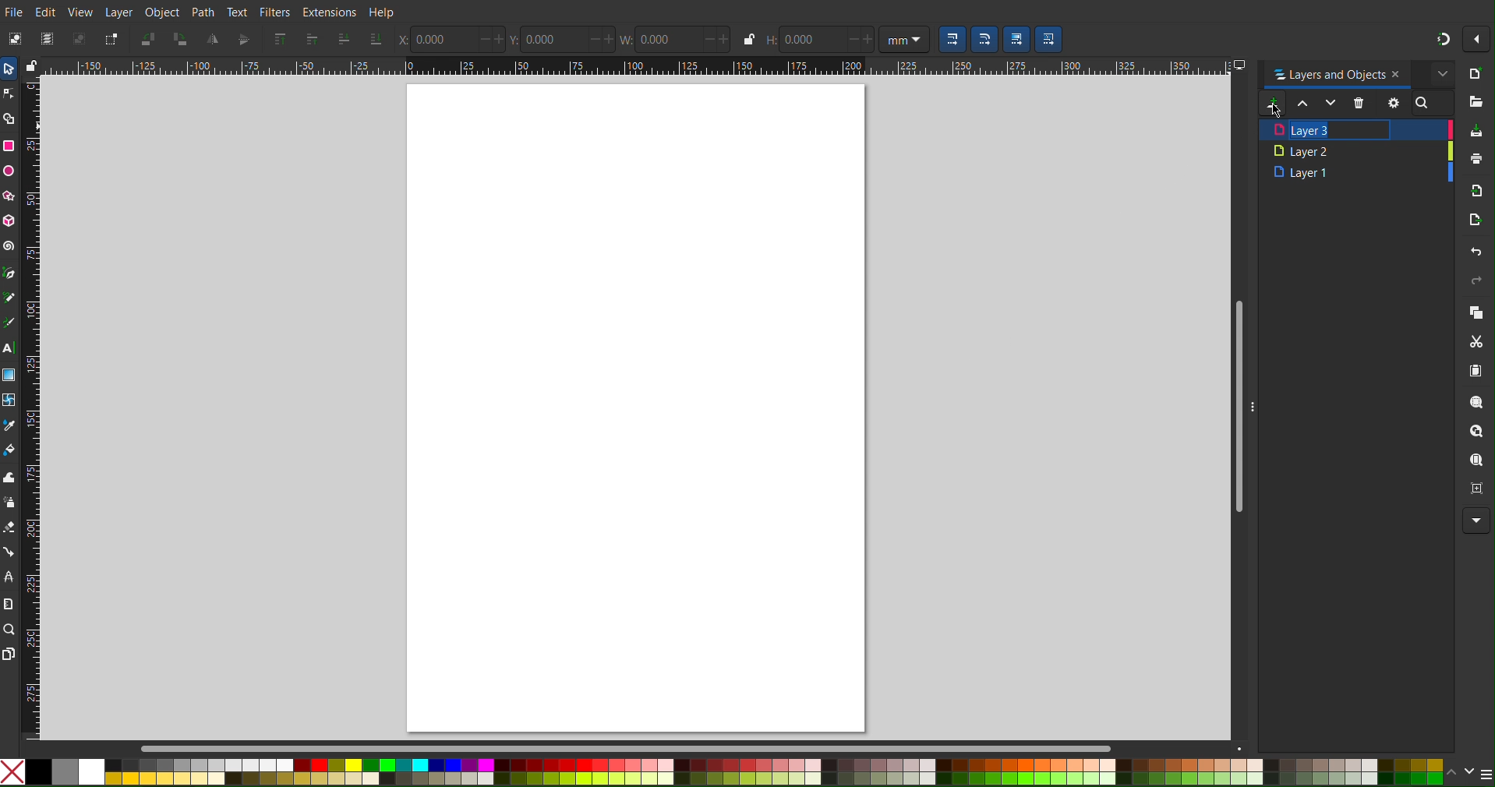  Describe the element at coordinates (1473, 487) in the screenshot. I see `Zoom Centre Page` at that location.